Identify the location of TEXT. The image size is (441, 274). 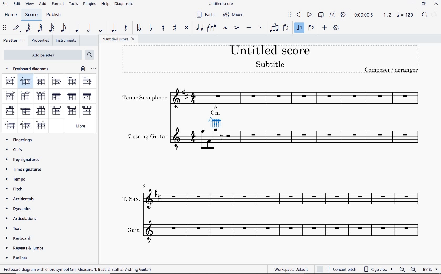
(18, 228).